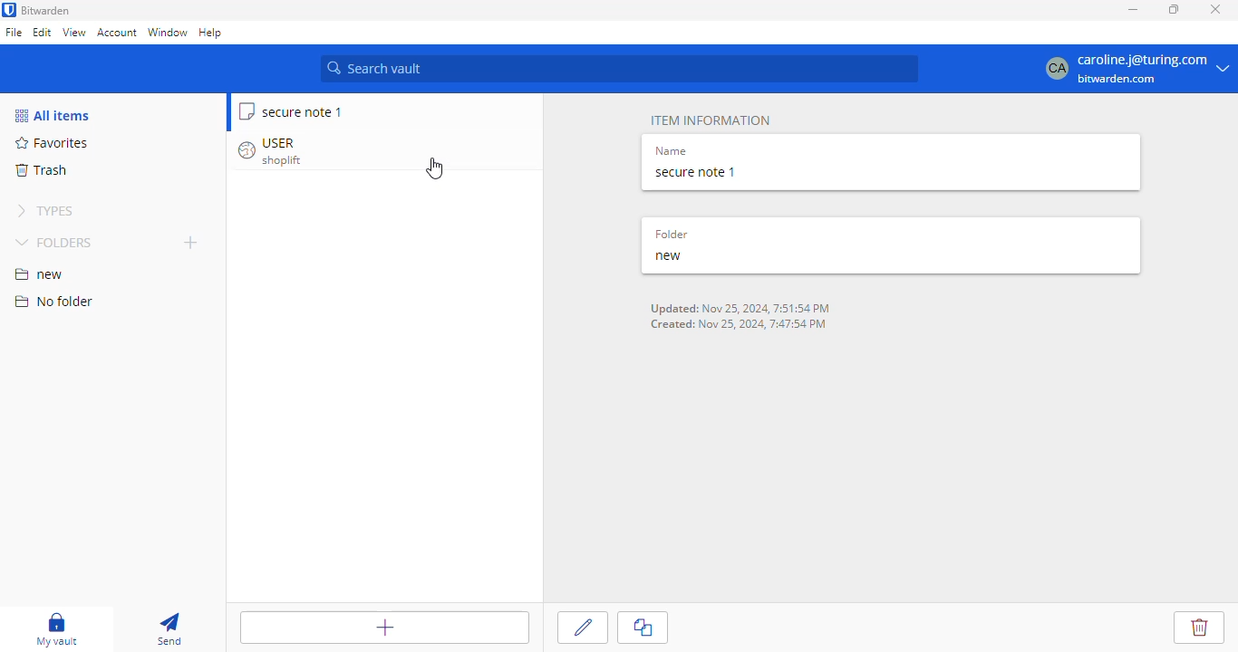  I want to click on new, so click(40, 274).